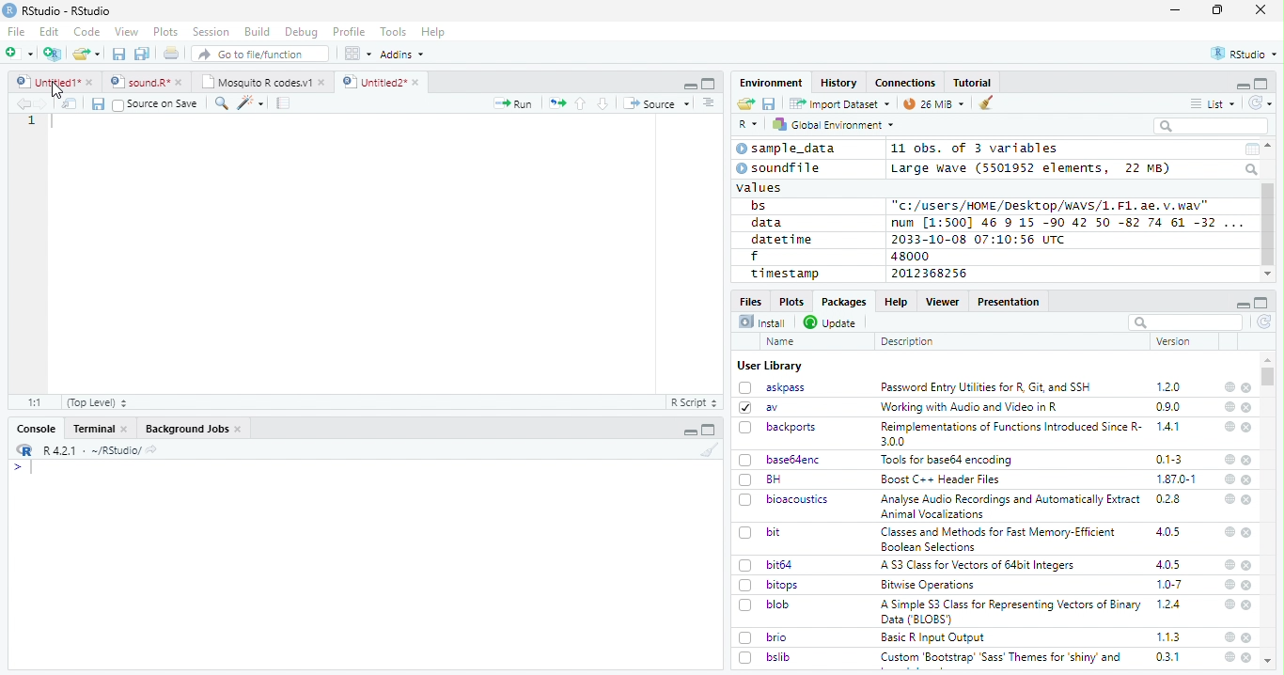 The width and height of the screenshot is (1284, 675). I want to click on Install, so click(762, 322).